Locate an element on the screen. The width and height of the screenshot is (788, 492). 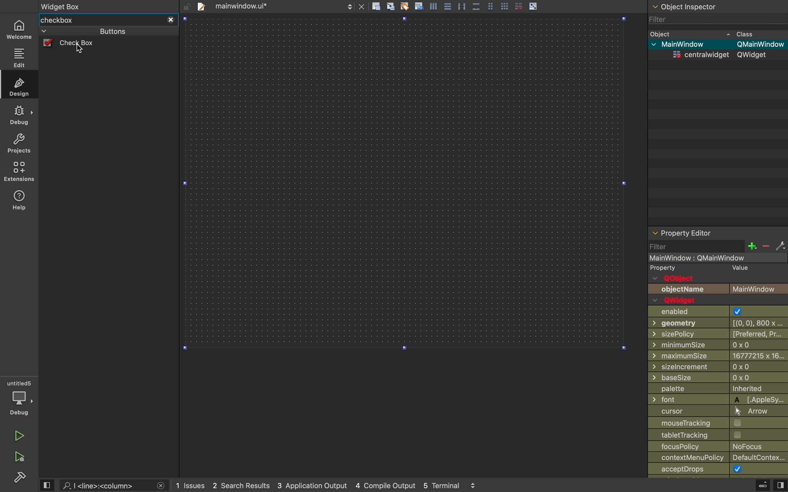
help is located at coordinates (19, 202).